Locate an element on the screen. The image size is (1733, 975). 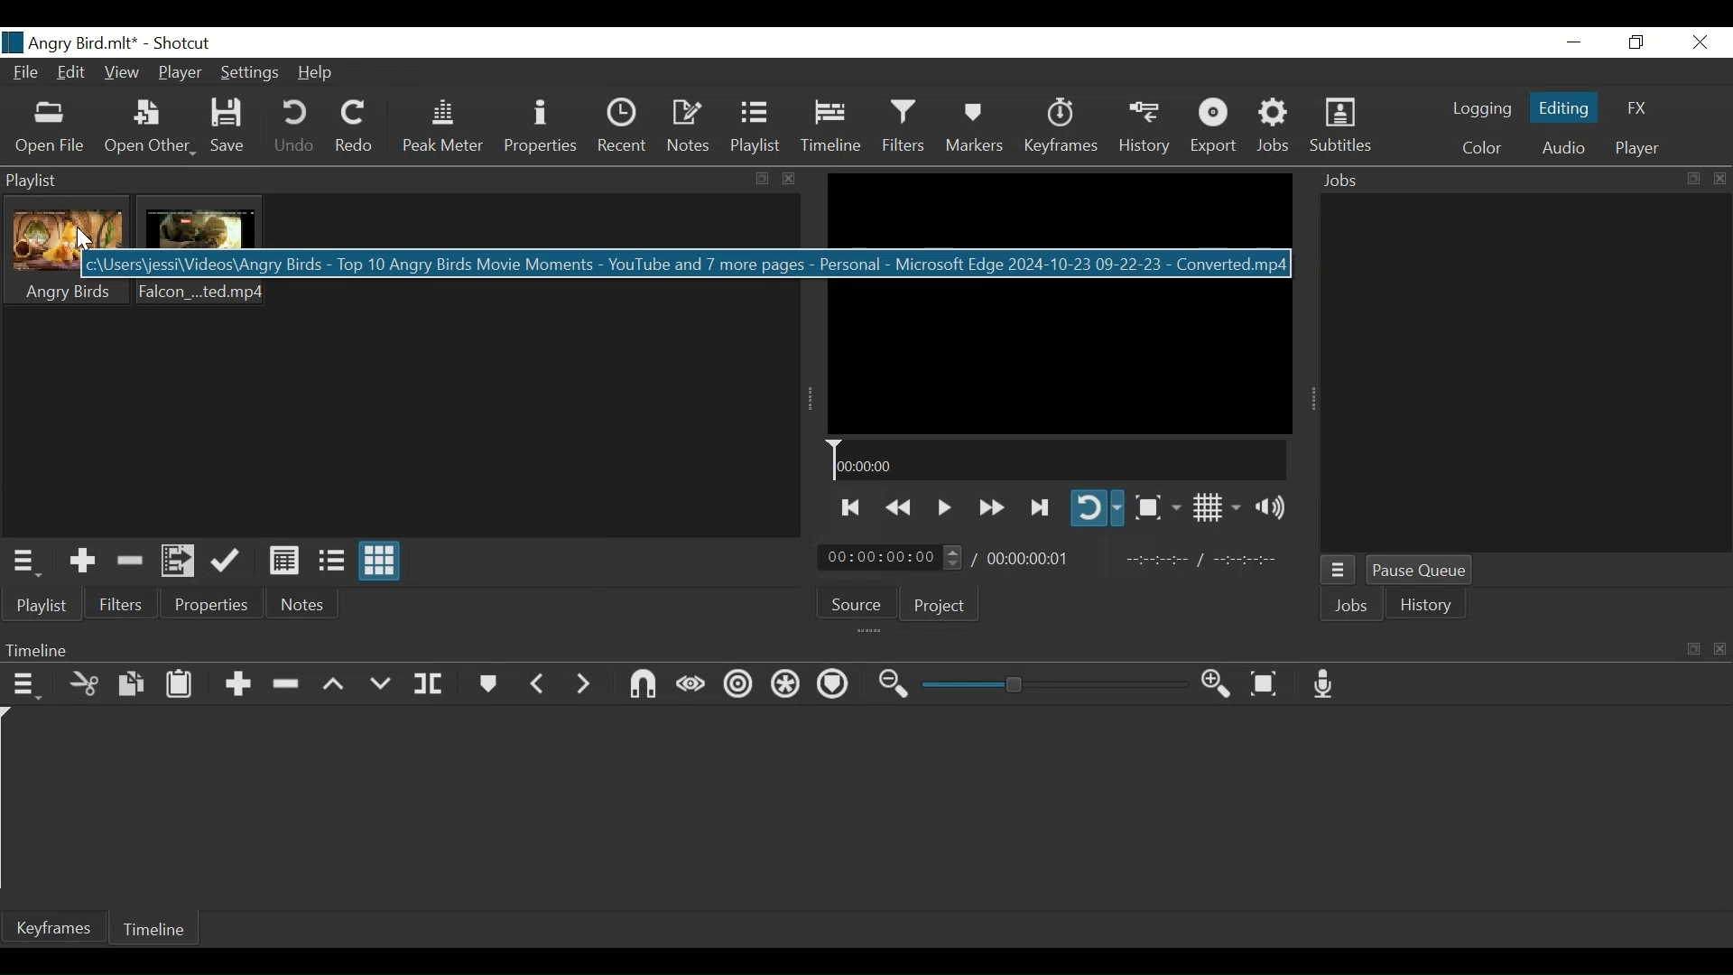
Ripple all tracks is located at coordinates (784, 685).